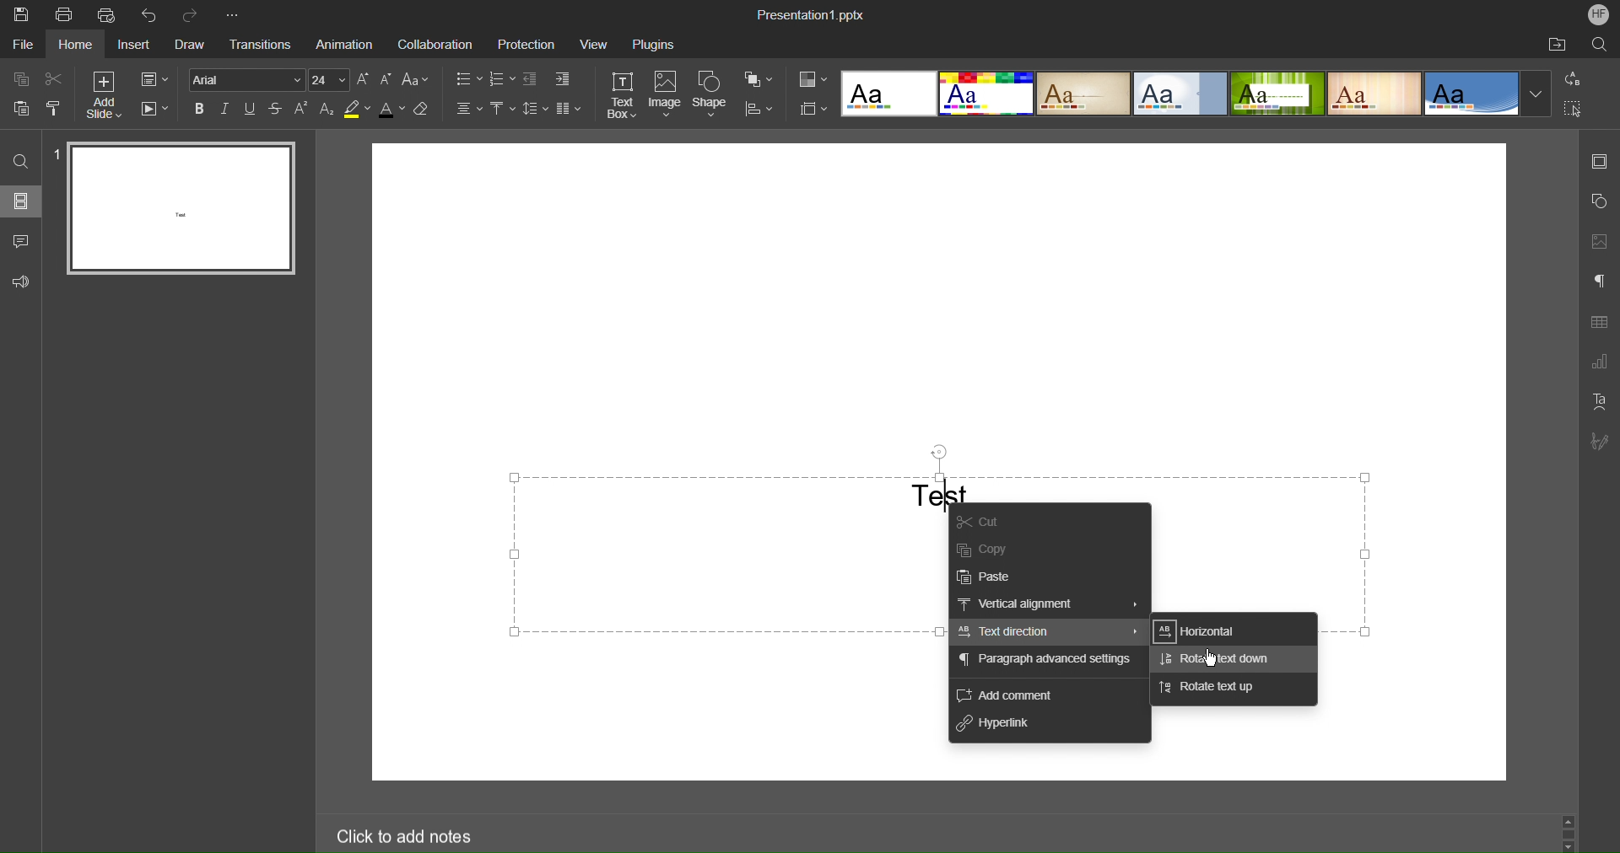 The height and width of the screenshot is (853, 1620). What do you see at coordinates (1598, 16) in the screenshot?
I see `Account` at bounding box center [1598, 16].